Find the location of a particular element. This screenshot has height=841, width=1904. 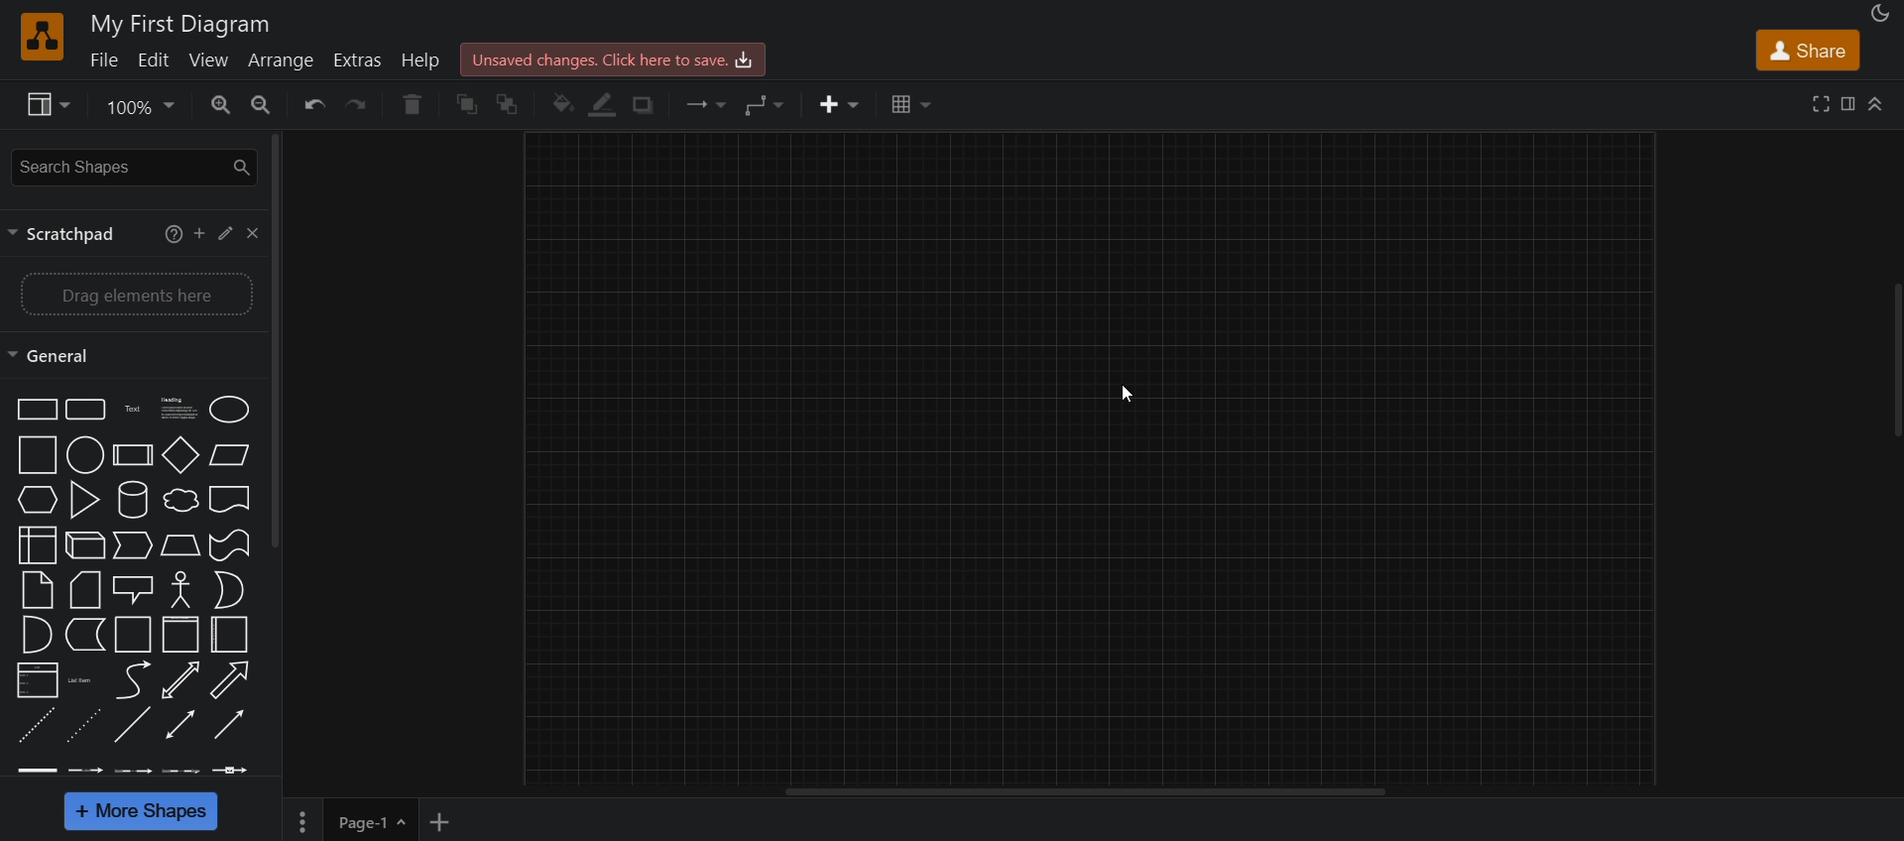

drag elements here is located at coordinates (135, 292).